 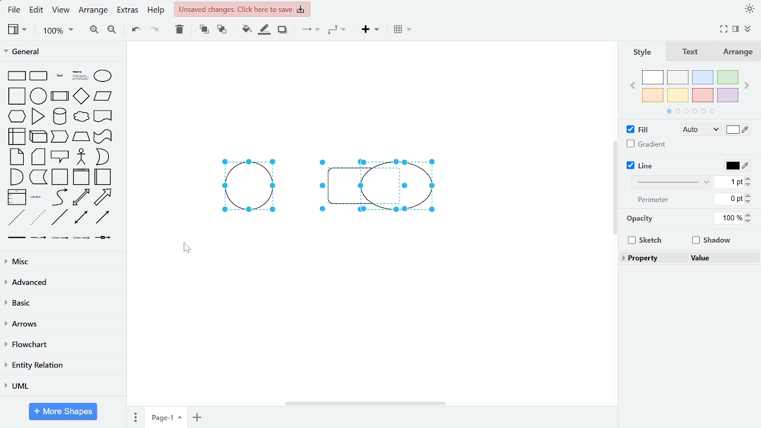 I want to click on Style, so click(x=643, y=52).